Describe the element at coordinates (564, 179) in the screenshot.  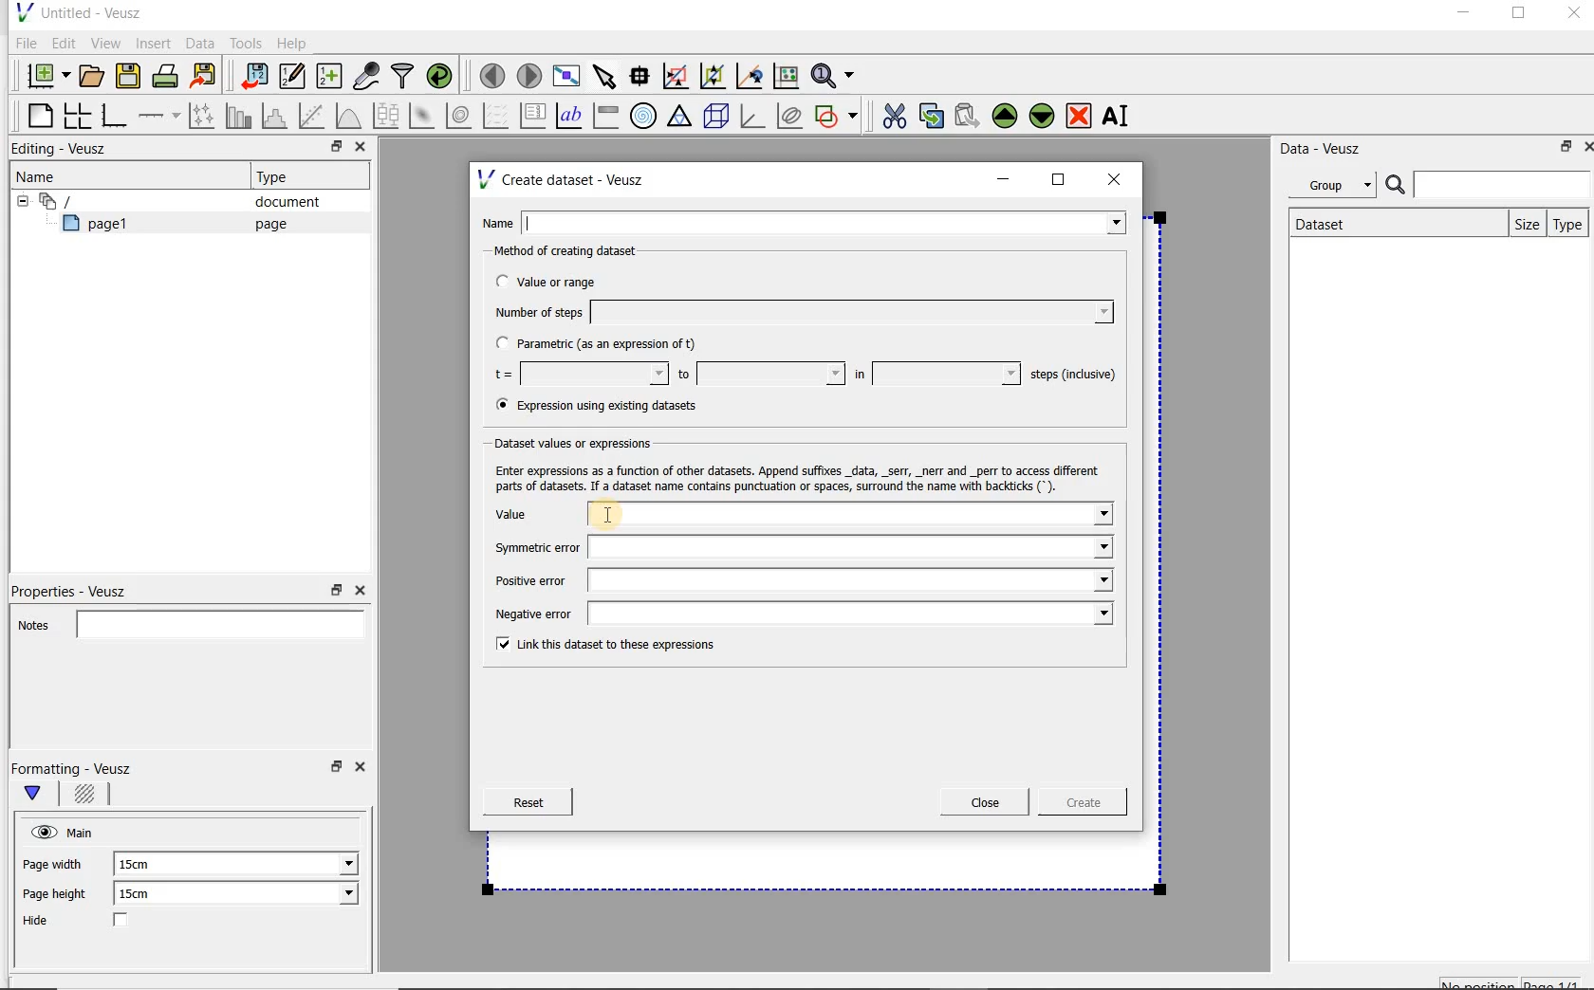
I see `Create dataset - Veusz` at that location.